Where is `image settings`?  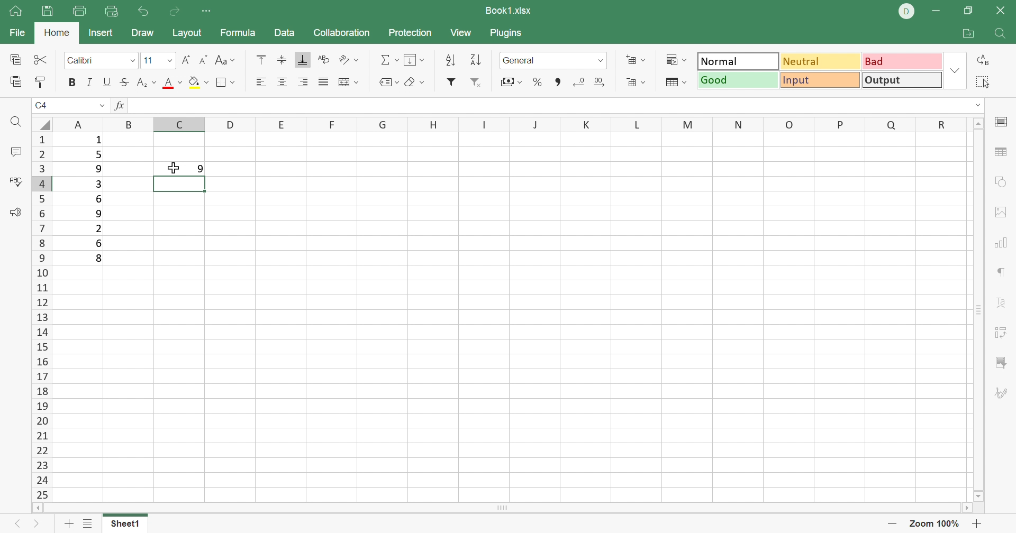
image settings is located at coordinates (1000, 213).